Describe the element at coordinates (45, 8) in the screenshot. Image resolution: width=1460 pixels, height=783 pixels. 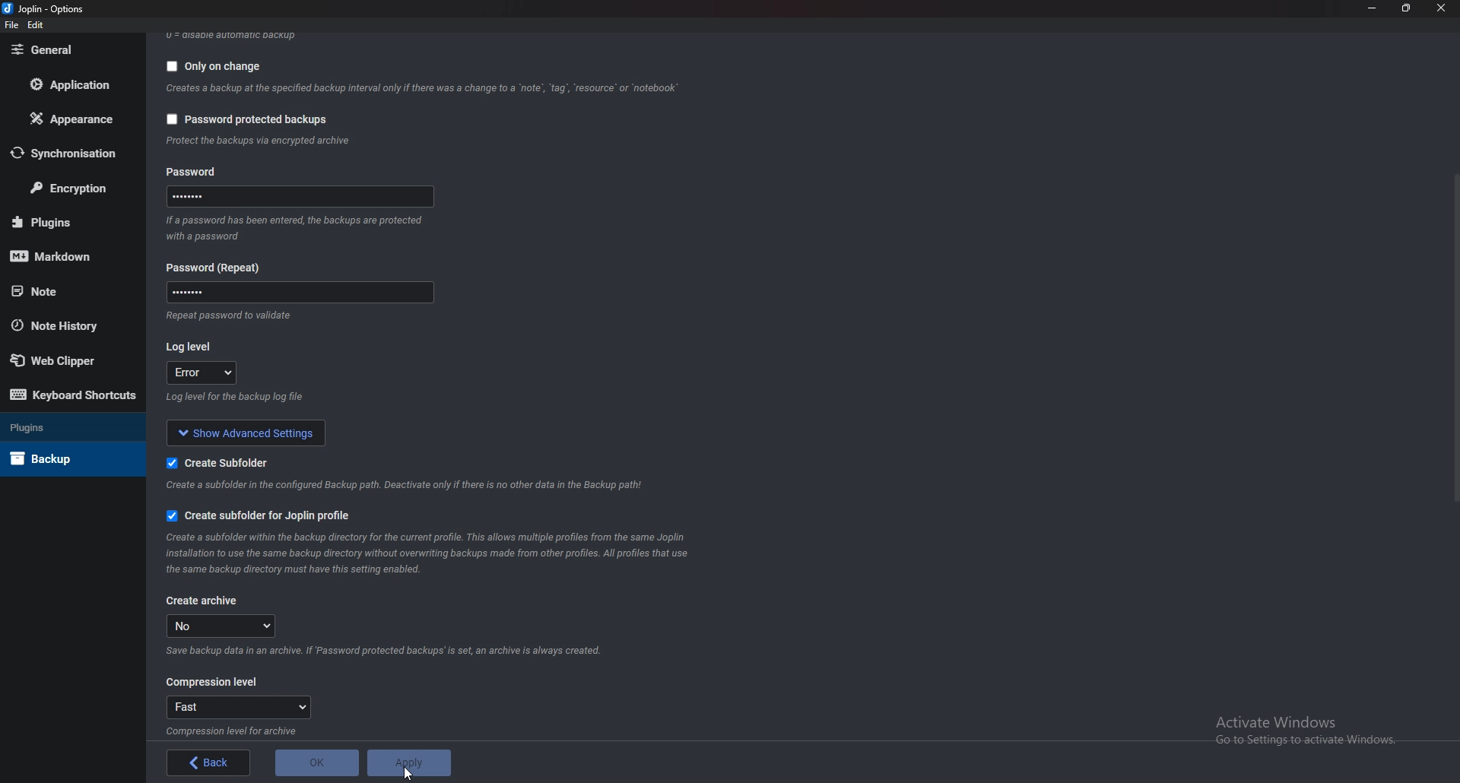
I see `Joplin` at that location.